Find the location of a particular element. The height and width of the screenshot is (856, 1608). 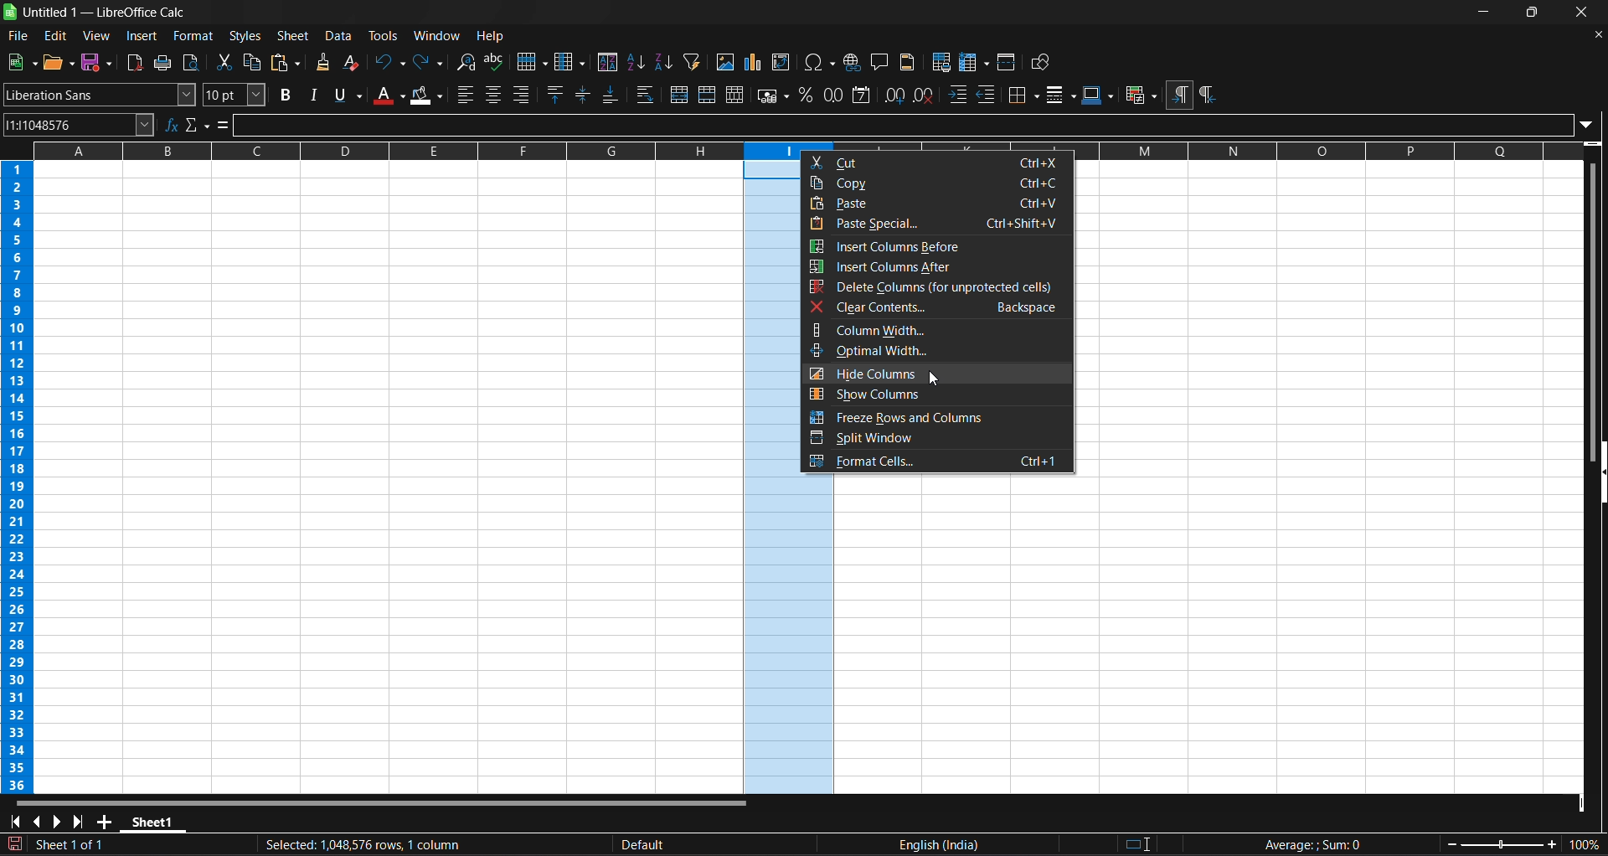

show draw functions is located at coordinates (1043, 63).